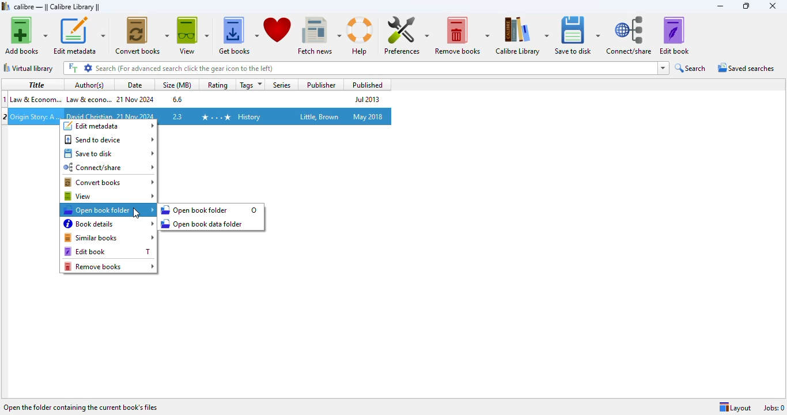 Image resolution: width=787 pixels, height=415 pixels. Describe the element at coordinates (774, 408) in the screenshot. I see `jobs: 0` at that location.